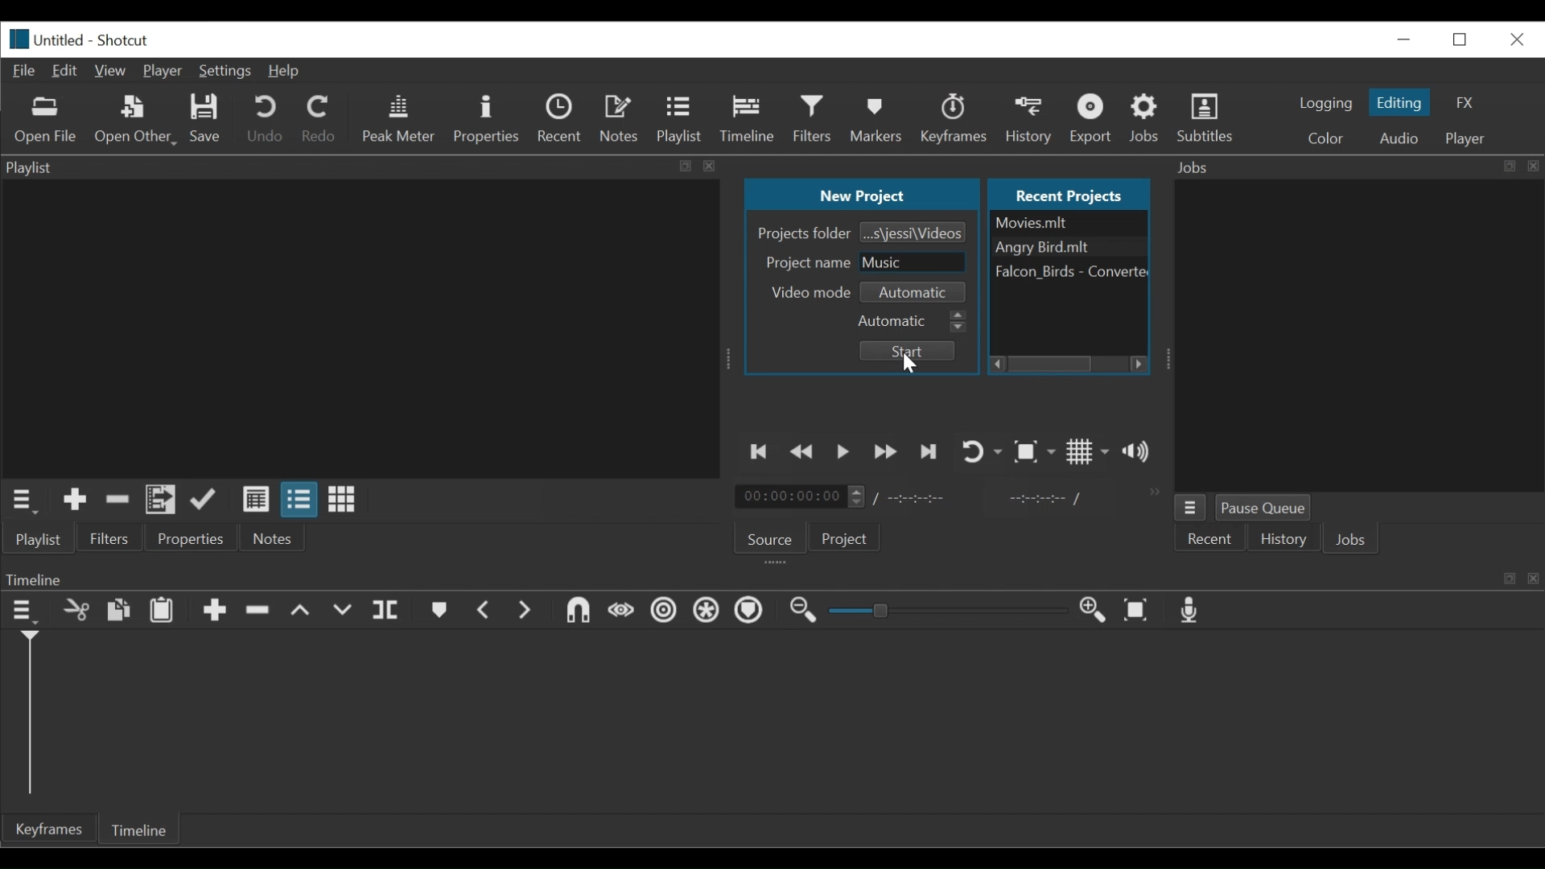 Image resolution: width=1545 pixels, height=869 pixels. I want to click on Scrub while dragging, so click(621, 612).